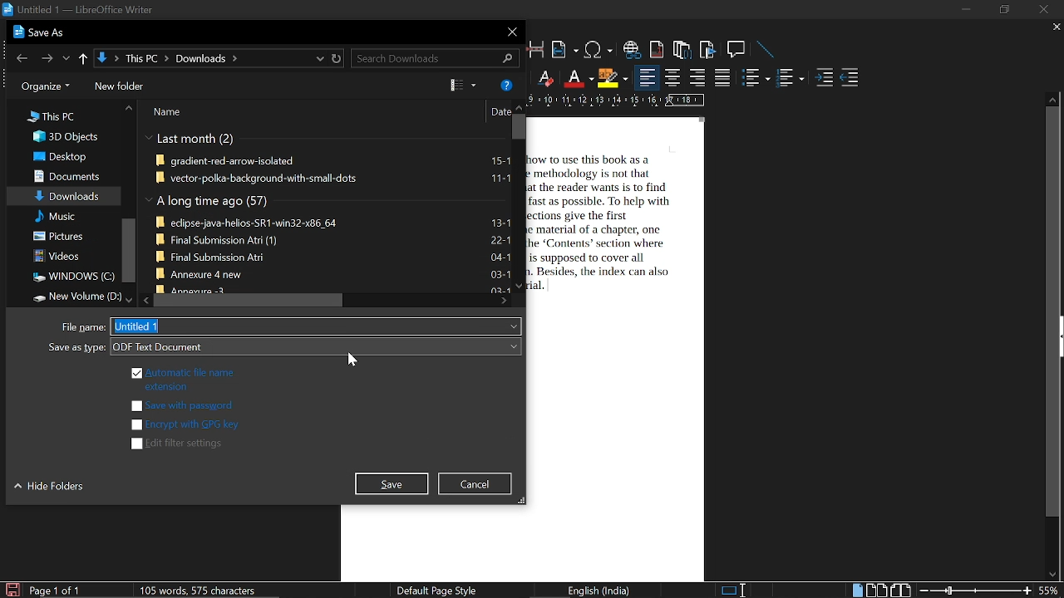 Image resolution: width=1064 pixels, height=598 pixels. Describe the element at coordinates (648, 77) in the screenshot. I see `align left` at that location.